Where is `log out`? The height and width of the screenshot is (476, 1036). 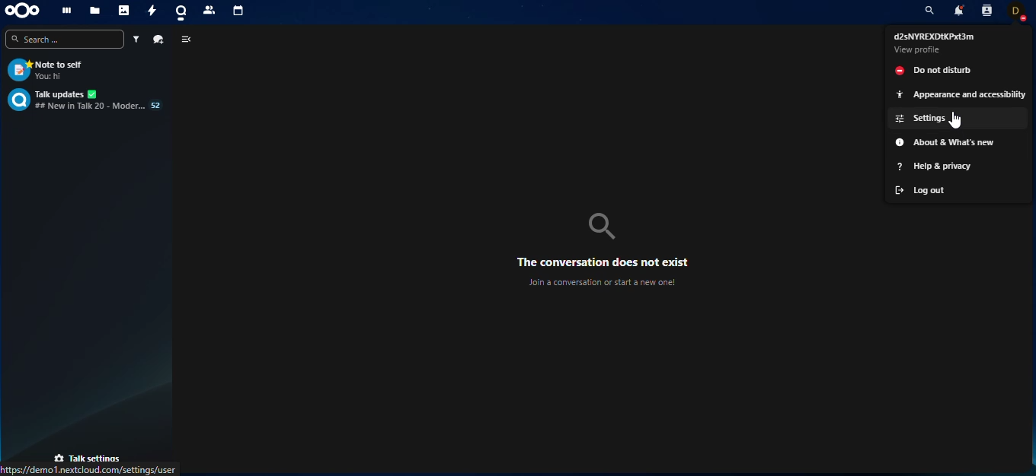 log out is located at coordinates (958, 189).